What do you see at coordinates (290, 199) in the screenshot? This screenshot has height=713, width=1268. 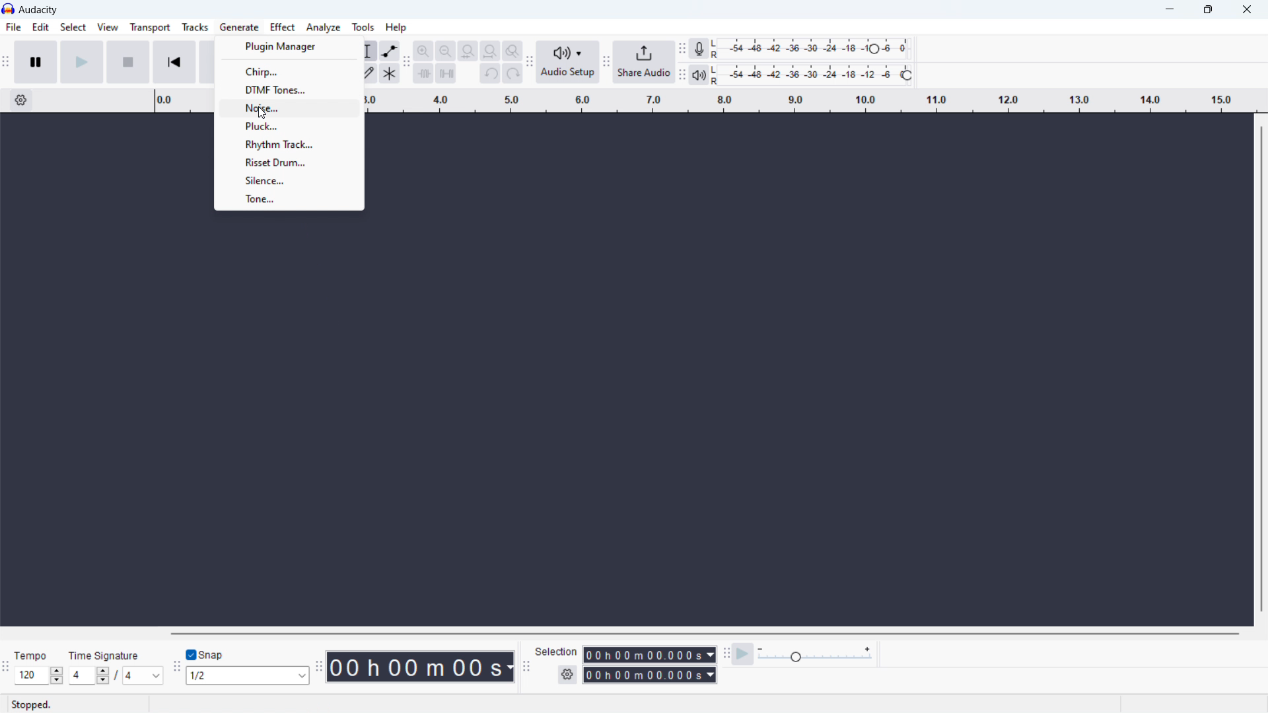 I see `tone` at bounding box center [290, 199].